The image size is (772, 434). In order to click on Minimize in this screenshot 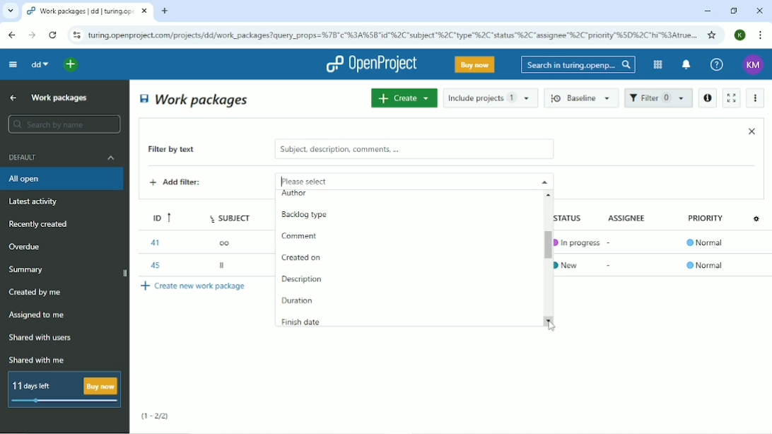, I will do `click(707, 11)`.